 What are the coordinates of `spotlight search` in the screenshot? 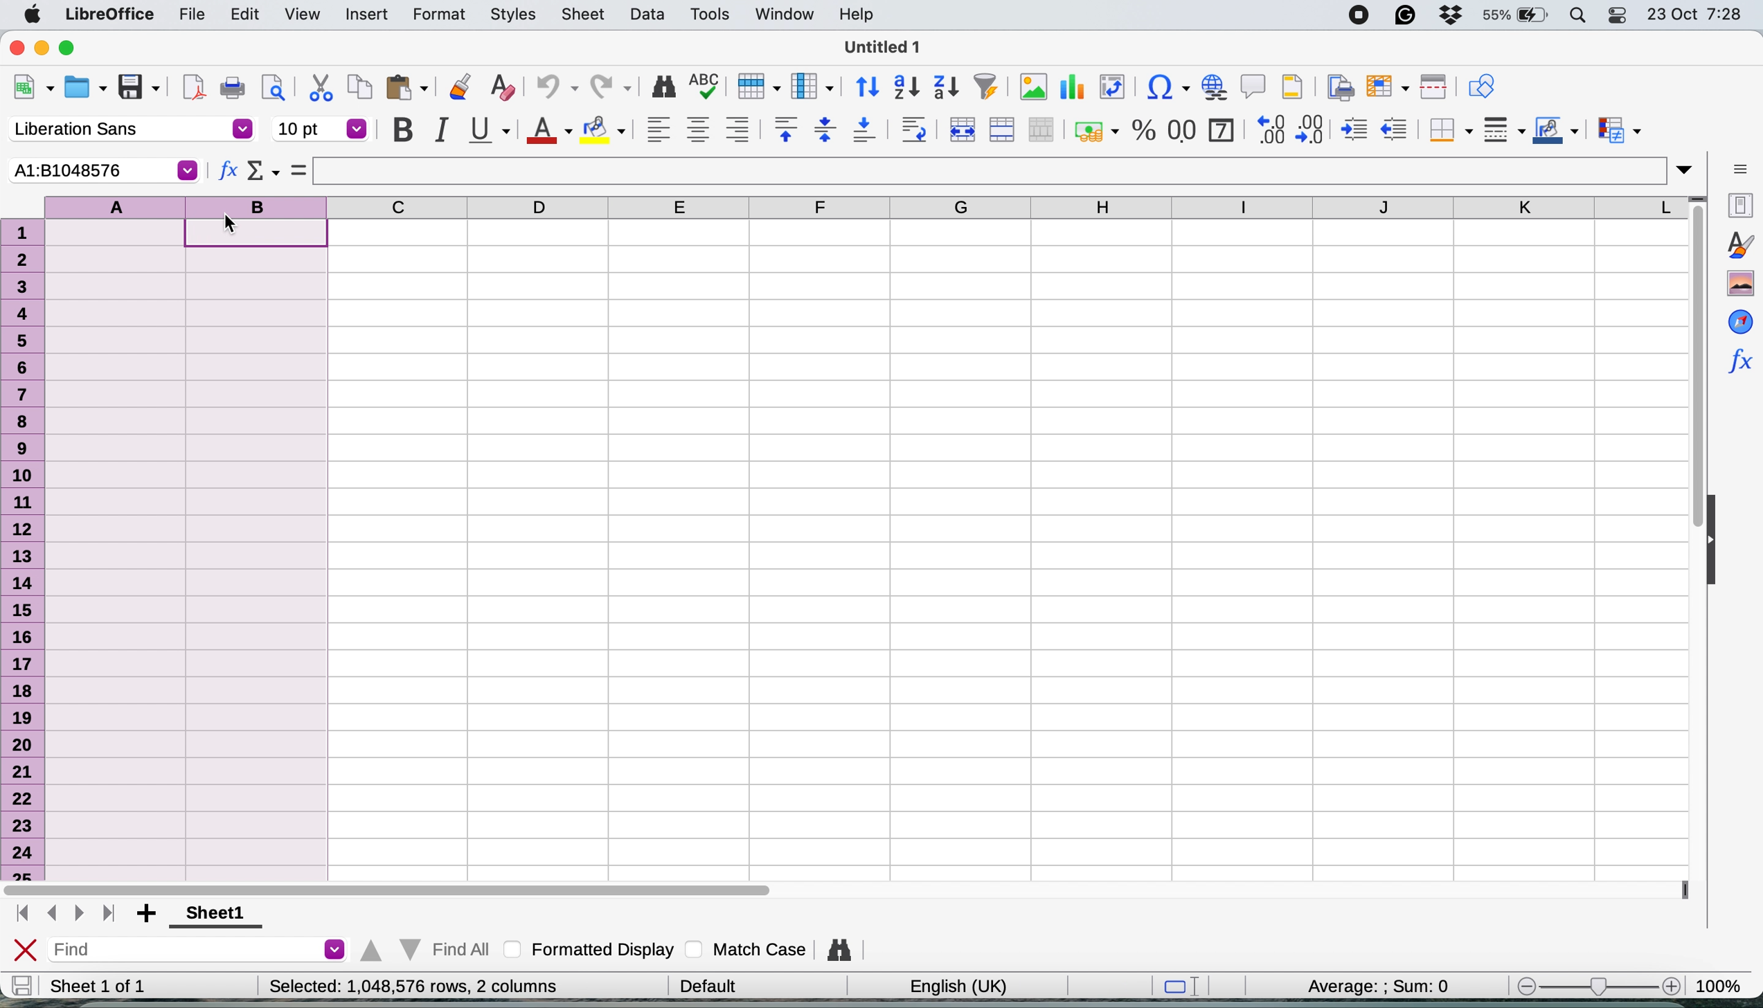 It's located at (1575, 15).